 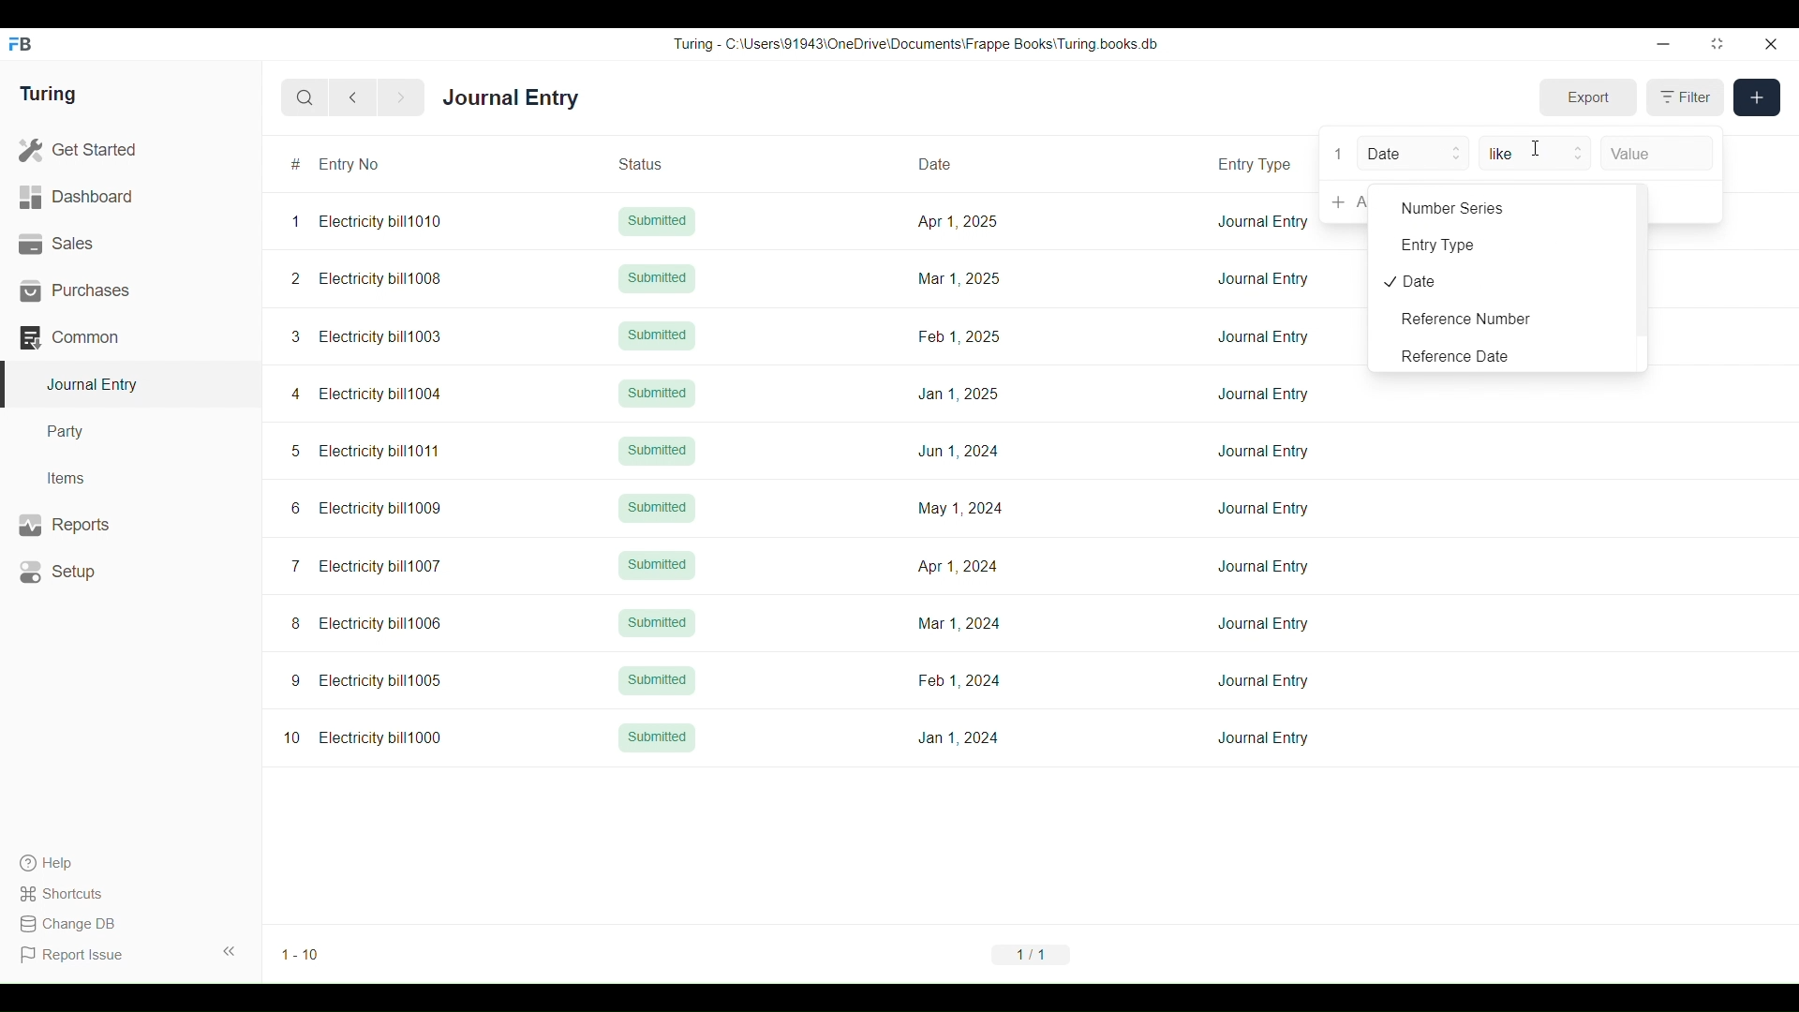 What do you see at coordinates (1771, 44) in the screenshot?
I see `Close` at bounding box center [1771, 44].